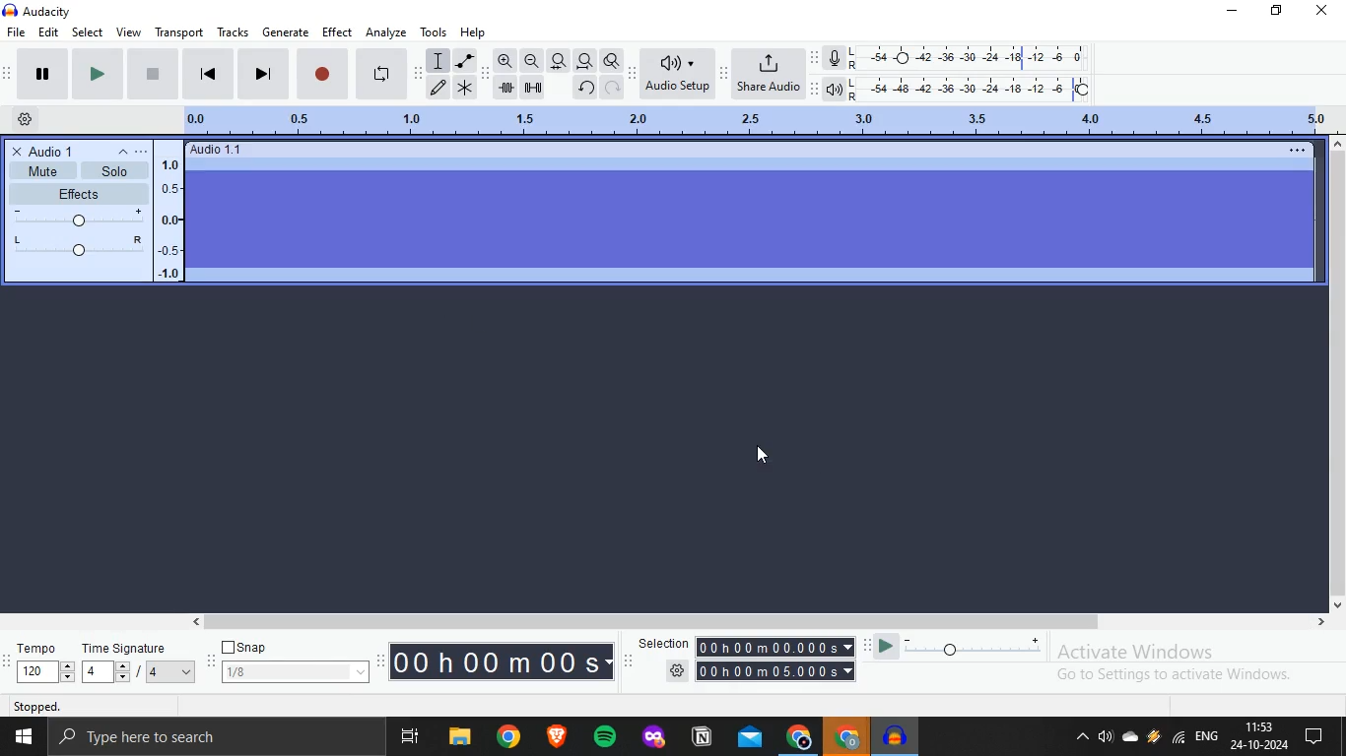  What do you see at coordinates (615, 59) in the screenshot?
I see `zoom Toogle` at bounding box center [615, 59].